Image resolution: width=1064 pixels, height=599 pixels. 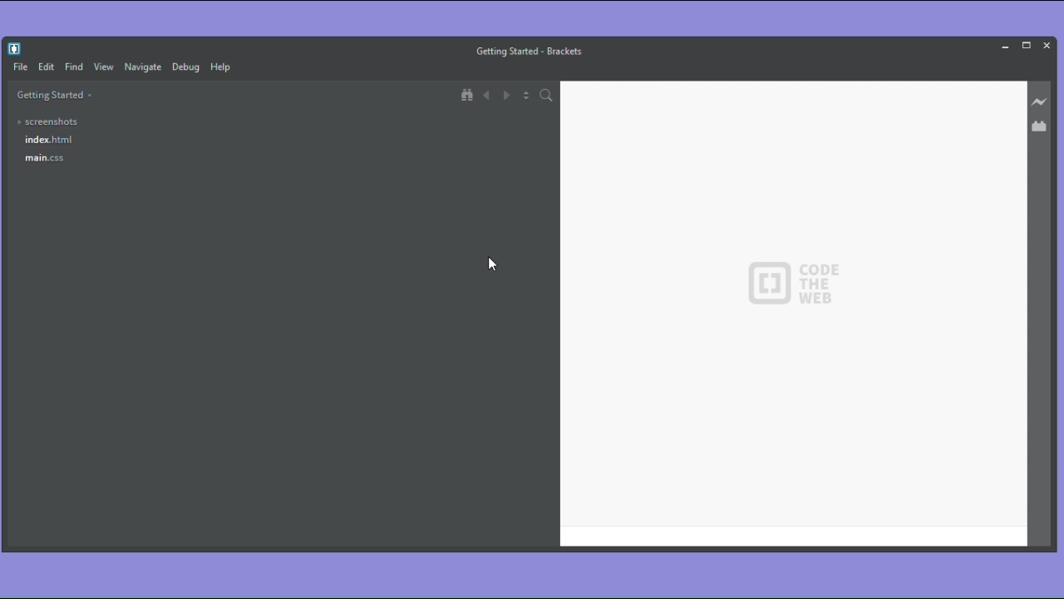 What do you see at coordinates (50, 121) in the screenshot?
I see `screenshots` at bounding box center [50, 121].